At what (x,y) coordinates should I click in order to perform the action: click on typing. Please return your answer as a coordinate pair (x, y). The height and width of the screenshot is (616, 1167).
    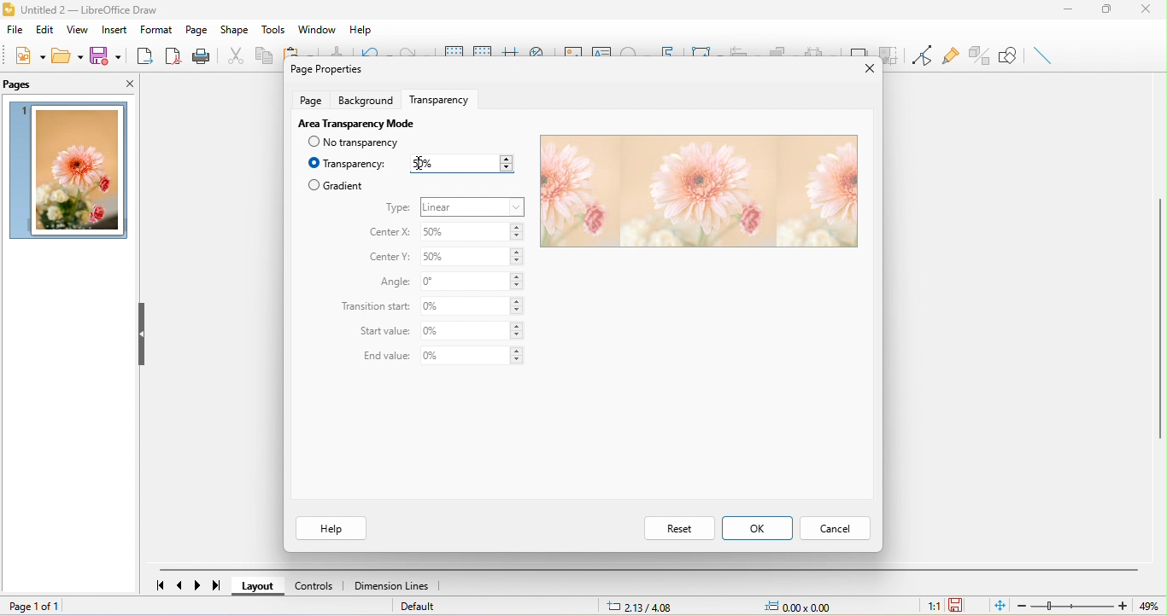
    Looking at the image, I should click on (459, 165).